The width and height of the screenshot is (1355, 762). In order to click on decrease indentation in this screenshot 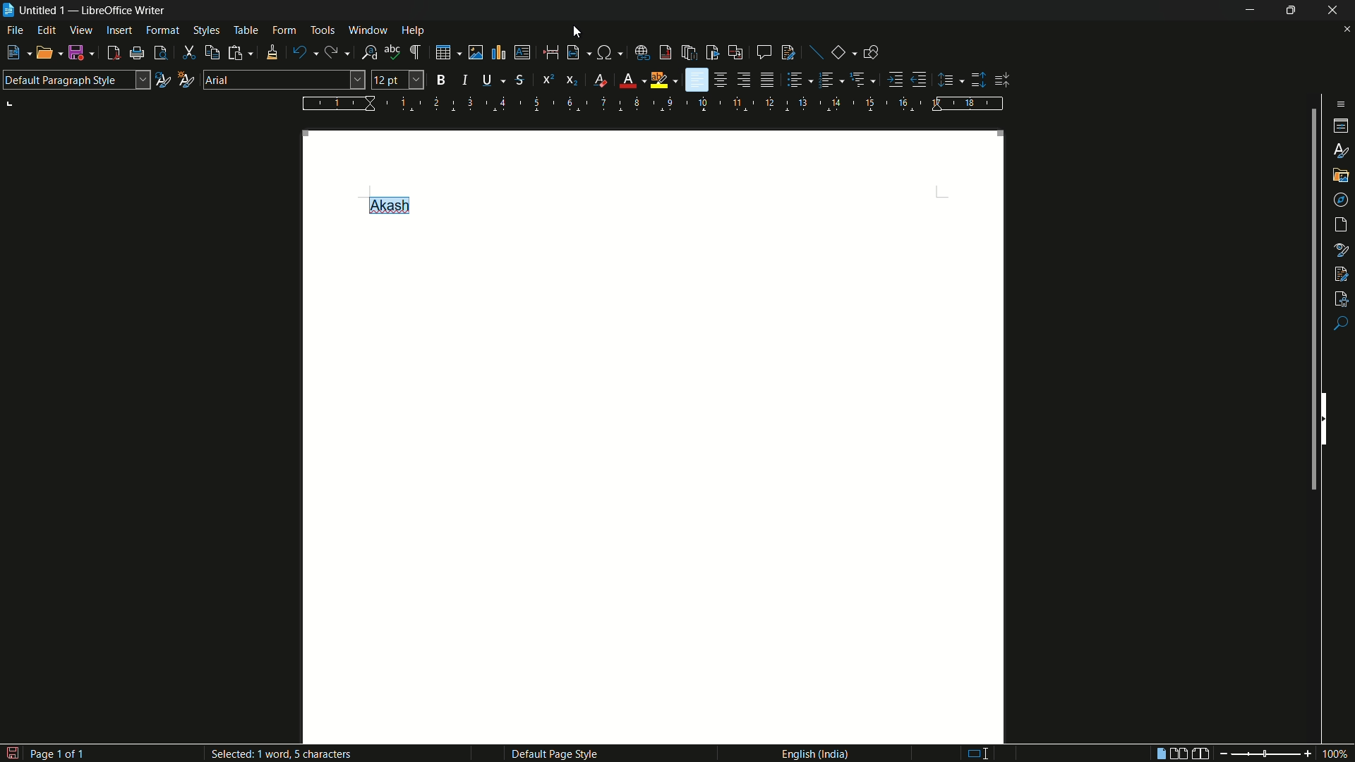, I will do `click(920, 79)`.